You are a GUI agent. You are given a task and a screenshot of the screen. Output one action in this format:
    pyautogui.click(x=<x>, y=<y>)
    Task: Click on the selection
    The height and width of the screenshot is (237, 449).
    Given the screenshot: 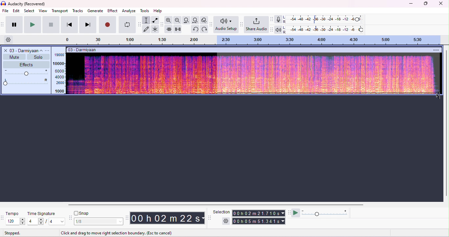 What is the action you would take?
    pyautogui.click(x=147, y=20)
    